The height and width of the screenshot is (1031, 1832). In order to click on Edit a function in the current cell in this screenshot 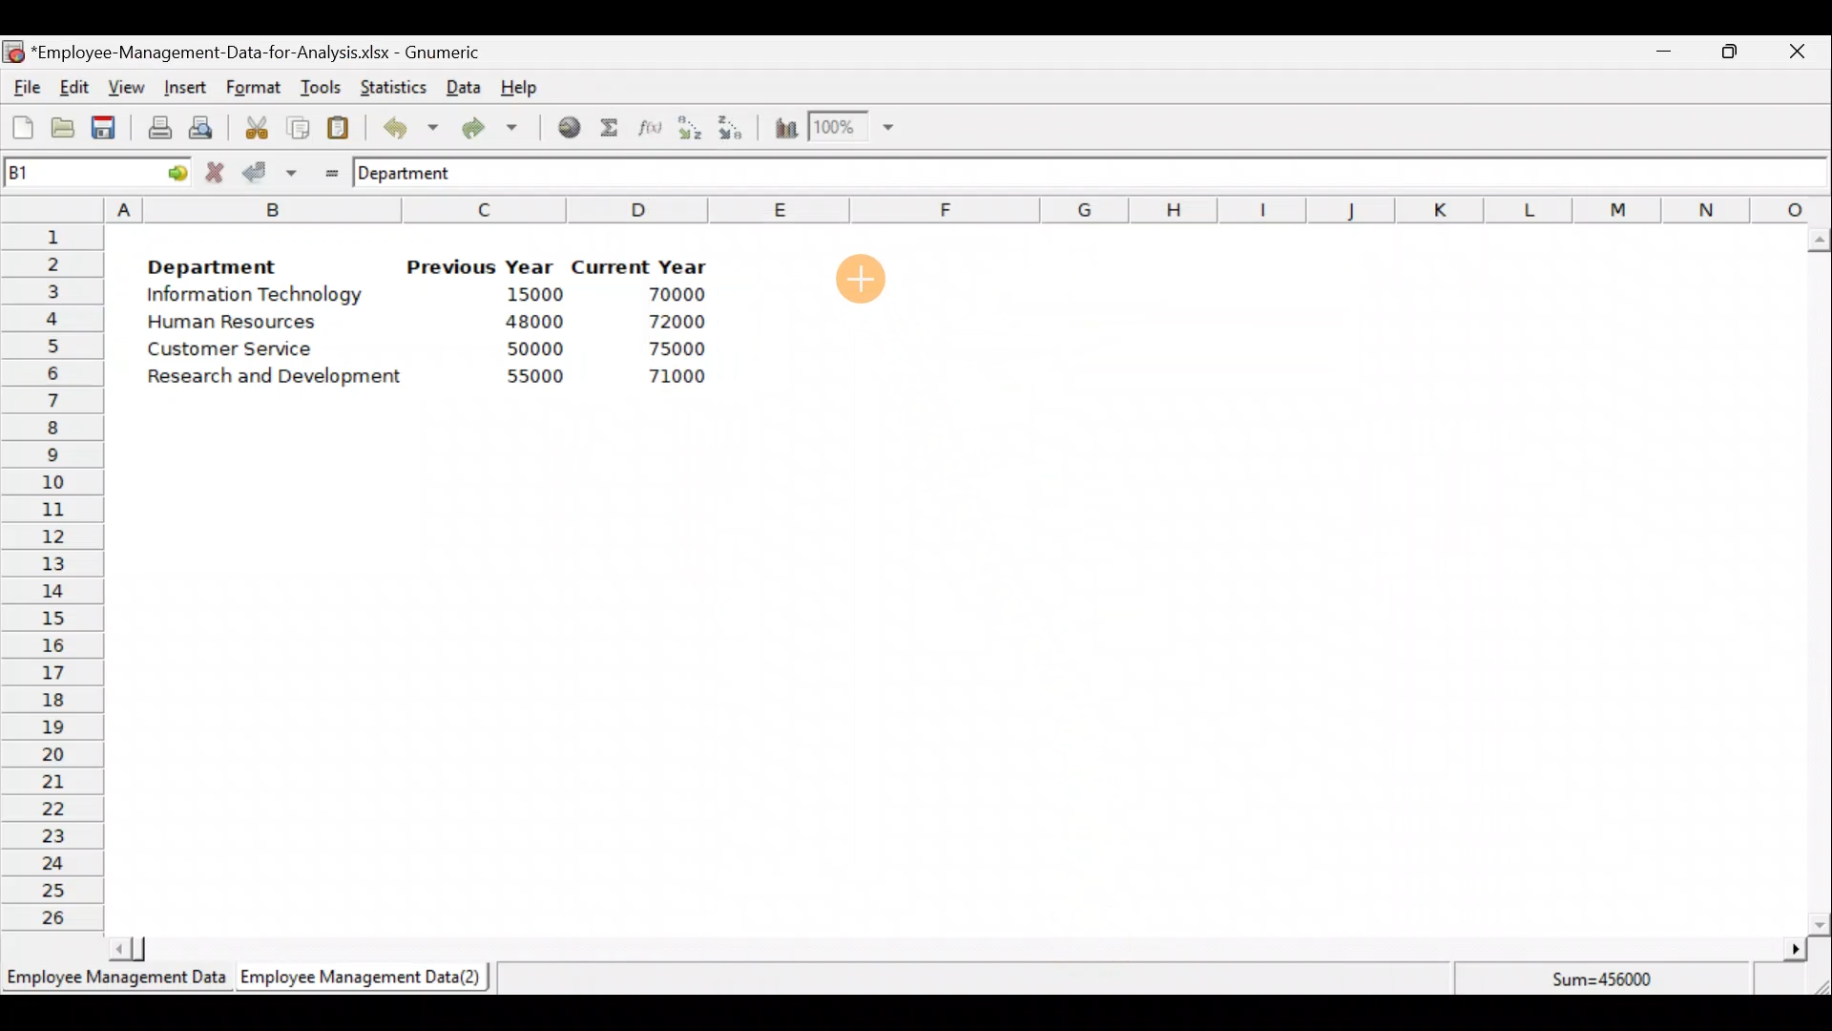, I will do `click(649, 126)`.